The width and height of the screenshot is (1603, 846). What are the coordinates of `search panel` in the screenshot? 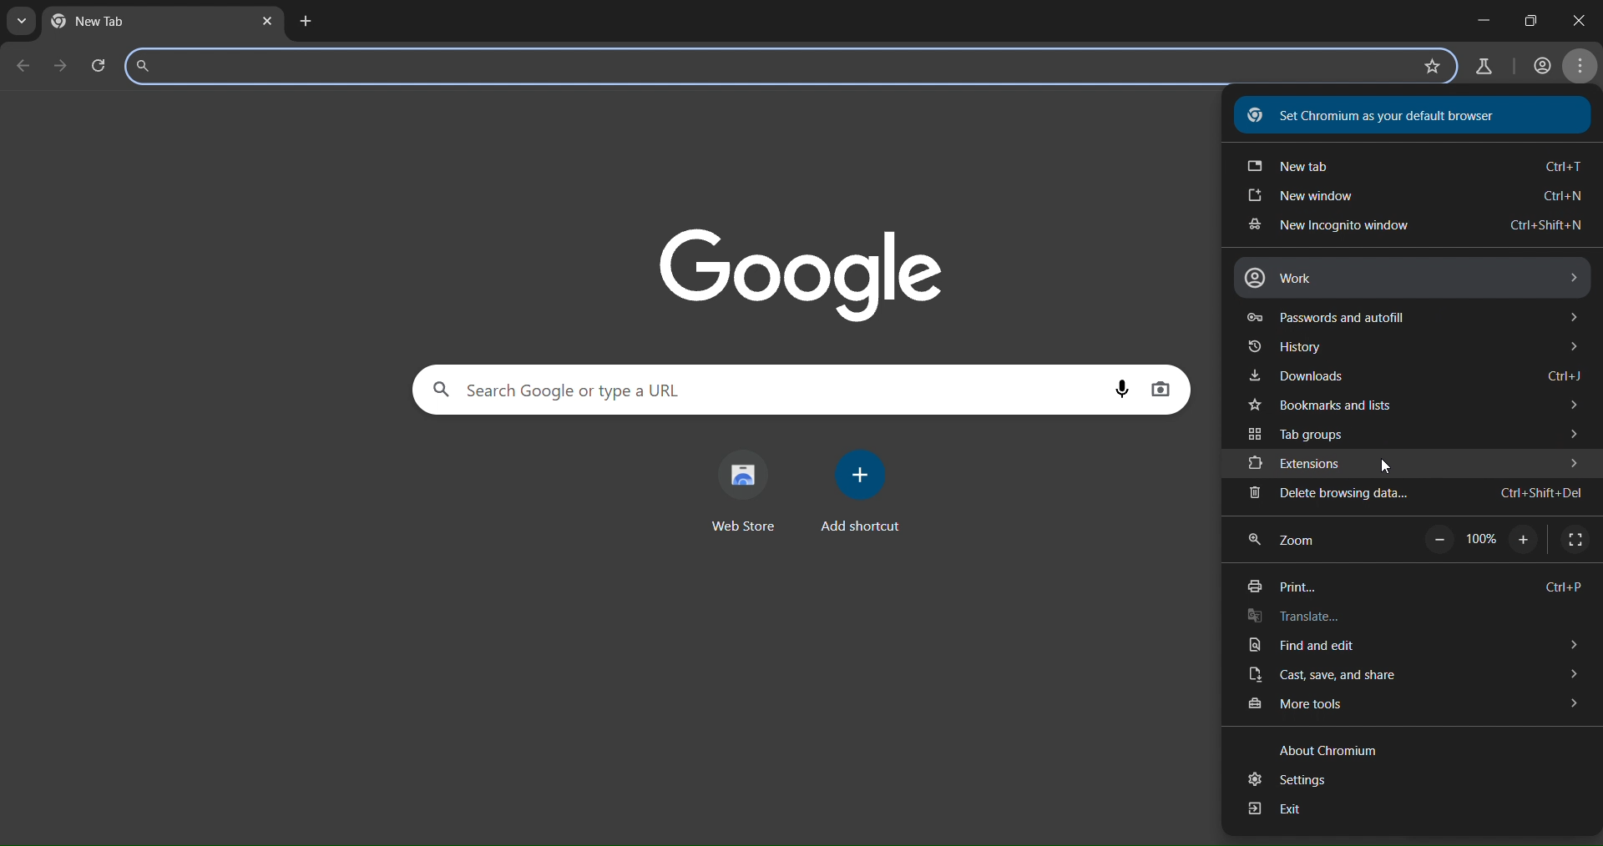 It's located at (758, 388).